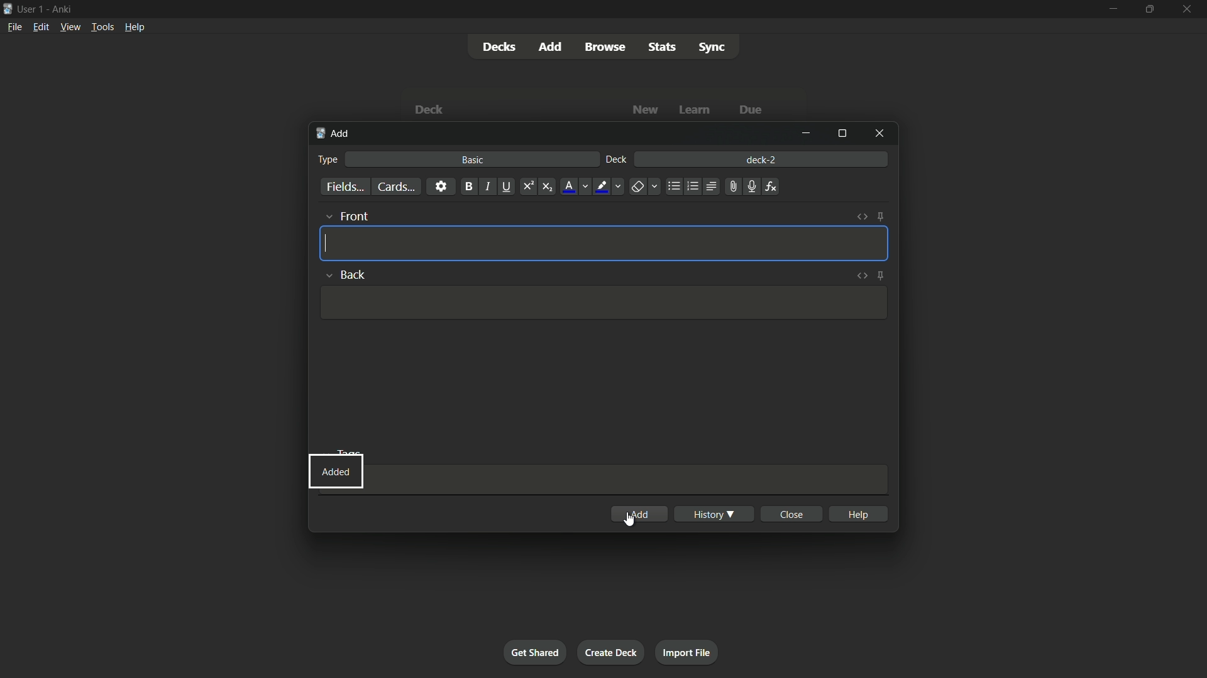  I want to click on deck, so click(618, 160).